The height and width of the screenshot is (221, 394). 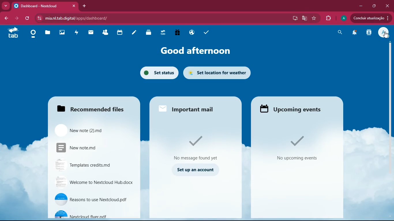 What do you see at coordinates (77, 34) in the screenshot?
I see `activity` at bounding box center [77, 34].